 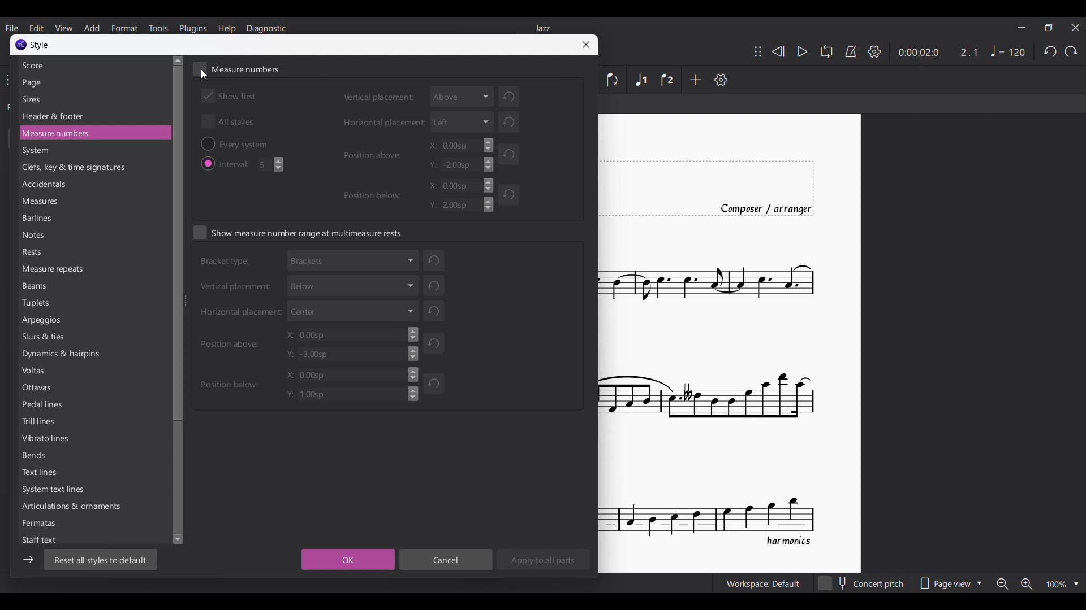 What do you see at coordinates (47, 321) in the screenshot?
I see `Arpeggies` at bounding box center [47, 321].